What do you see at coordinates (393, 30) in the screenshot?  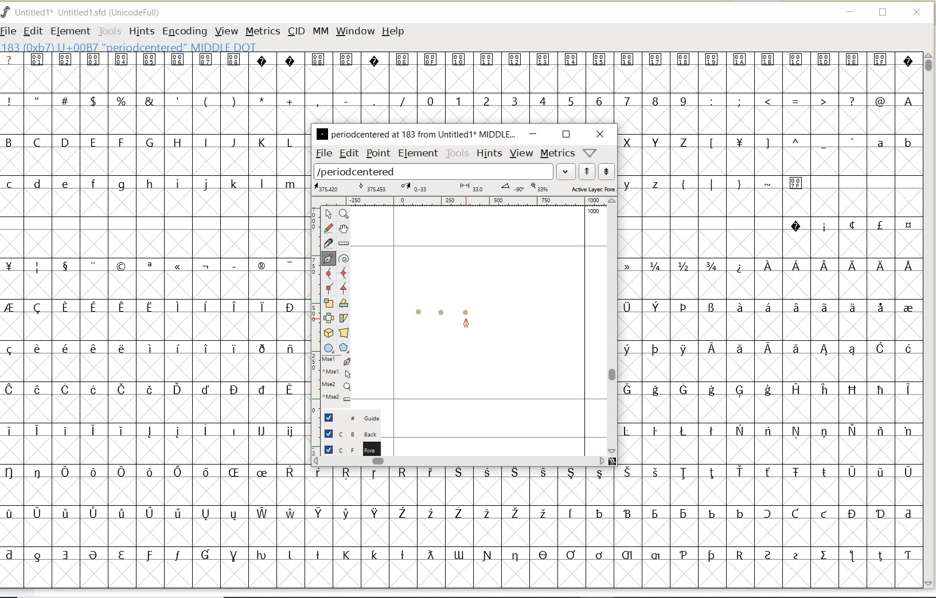 I see `HELP` at bounding box center [393, 30].